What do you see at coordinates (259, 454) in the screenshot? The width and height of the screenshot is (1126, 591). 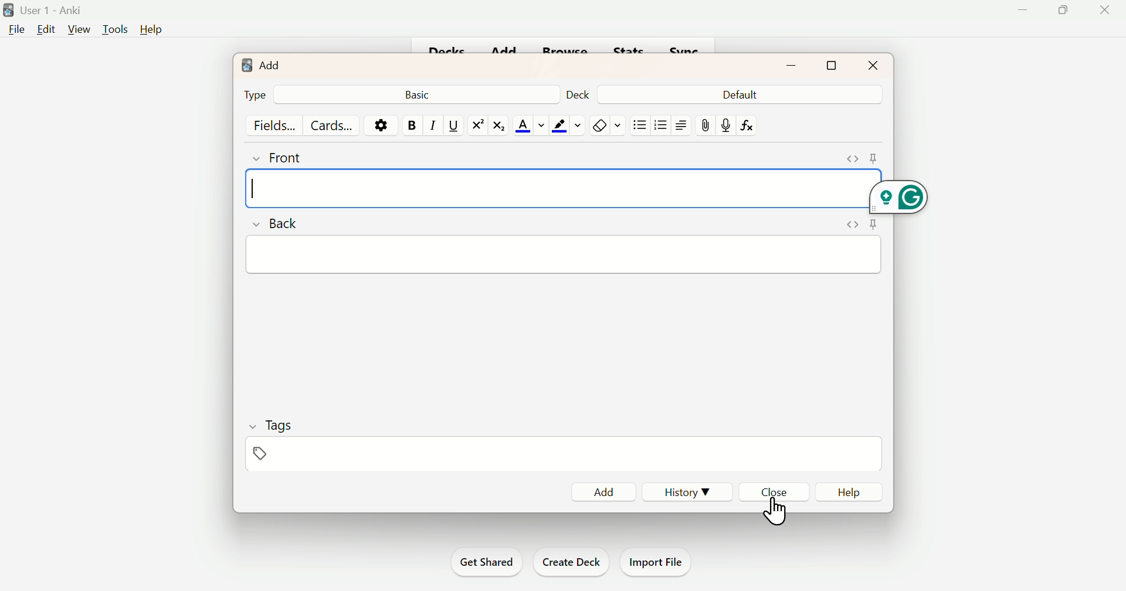 I see `Pin` at bounding box center [259, 454].